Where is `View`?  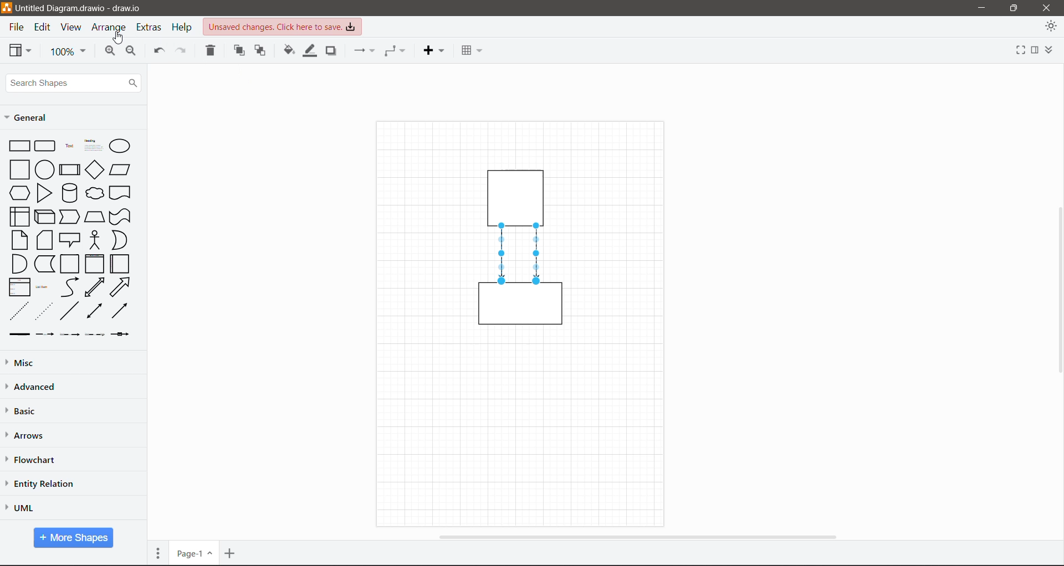
View is located at coordinates (71, 28).